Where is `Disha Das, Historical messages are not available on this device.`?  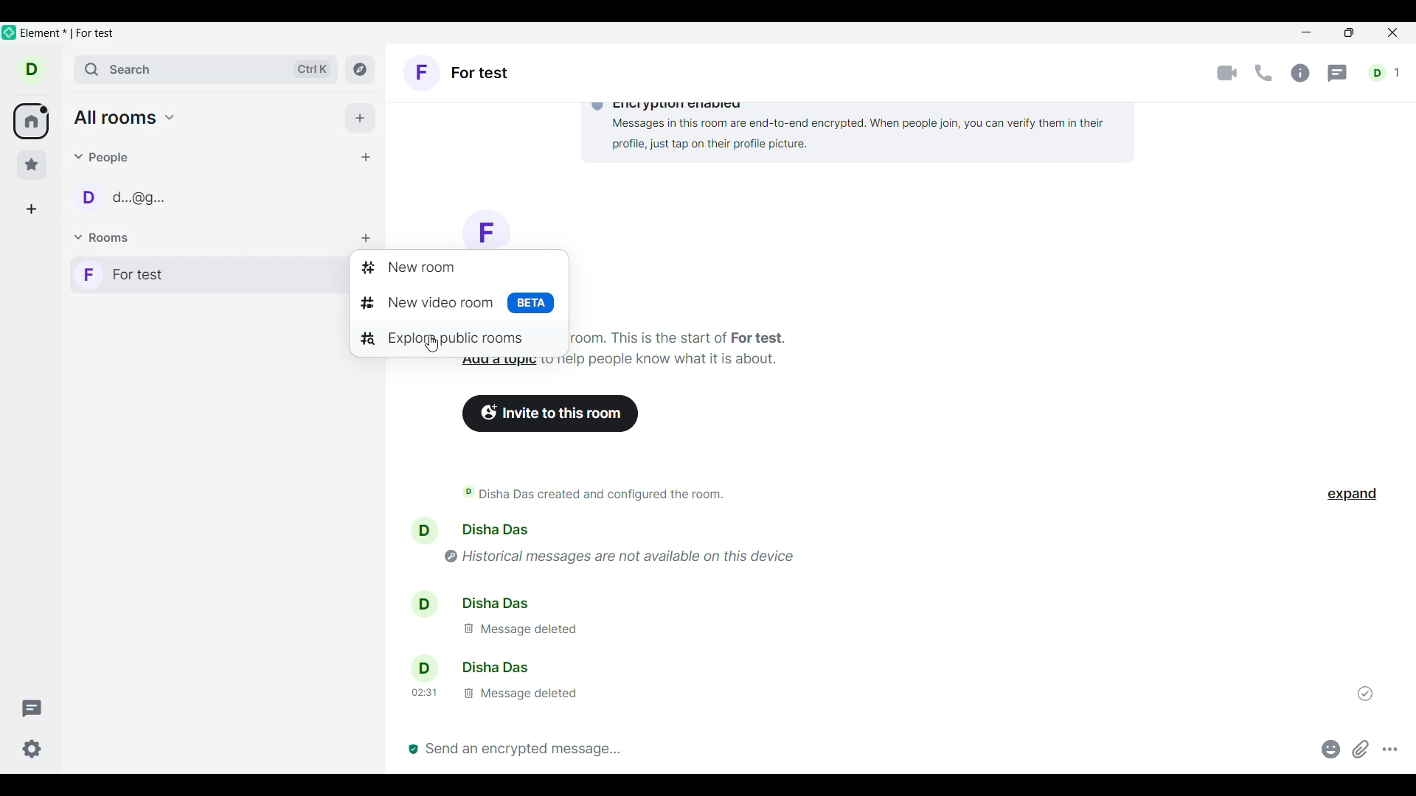 Disha Das, Historical messages are not available on this device. is located at coordinates (708, 542).